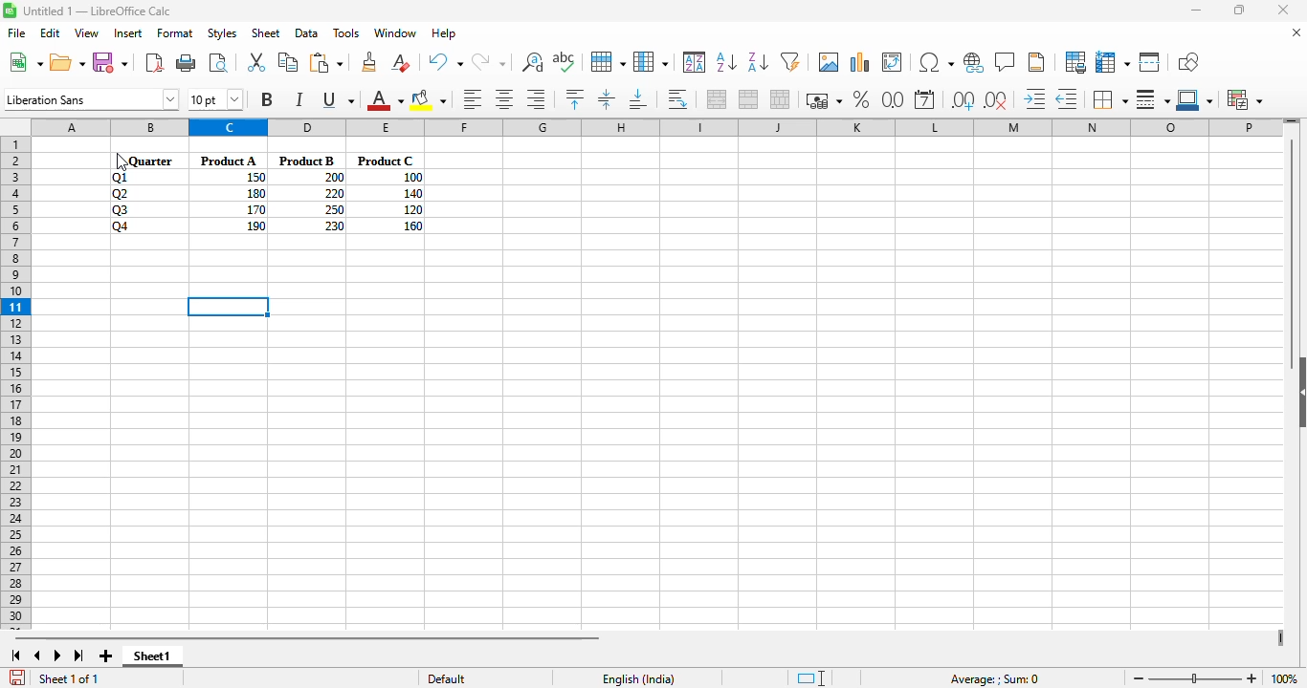  What do you see at coordinates (651, 61) in the screenshot?
I see `column` at bounding box center [651, 61].